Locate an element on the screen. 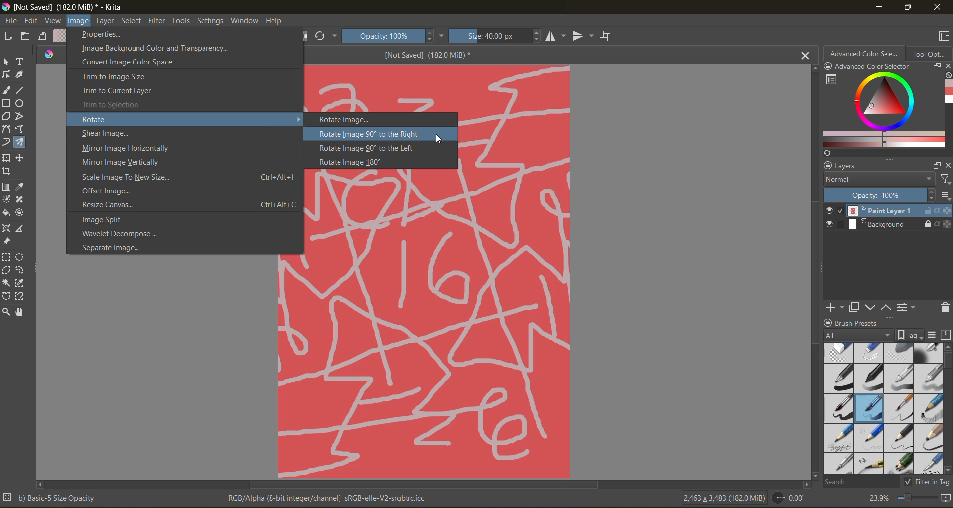 The image size is (953, 508). properties is located at coordinates (102, 35).